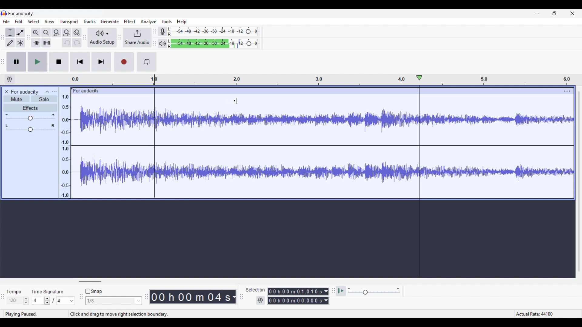 The width and height of the screenshot is (582, 327). I want to click on Time signature settings, so click(53, 301).